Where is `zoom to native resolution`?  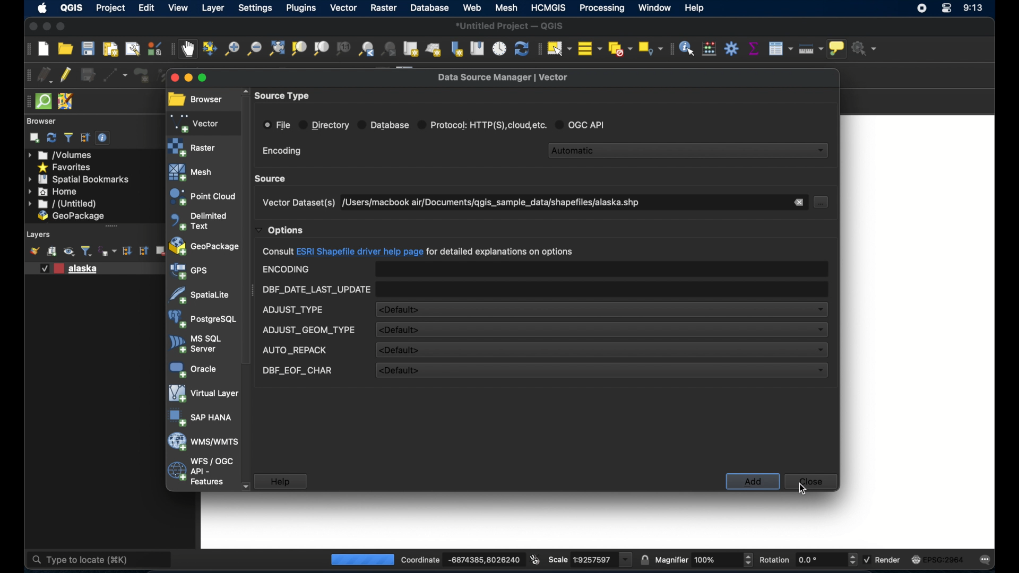 zoom to native resolution is located at coordinates (343, 48).